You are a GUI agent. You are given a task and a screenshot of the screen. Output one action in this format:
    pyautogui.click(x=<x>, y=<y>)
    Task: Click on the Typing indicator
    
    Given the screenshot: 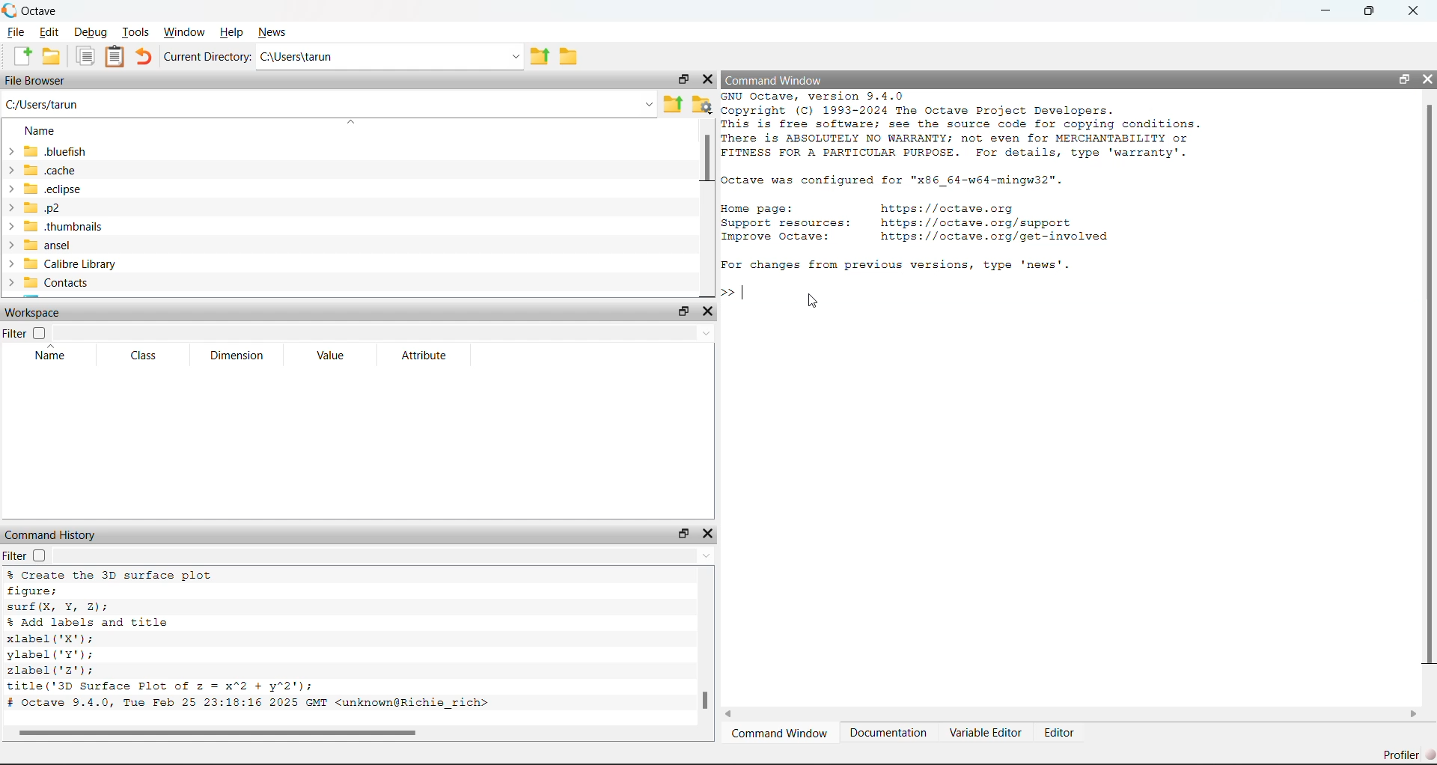 What is the action you would take?
    pyautogui.click(x=740, y=295)
    